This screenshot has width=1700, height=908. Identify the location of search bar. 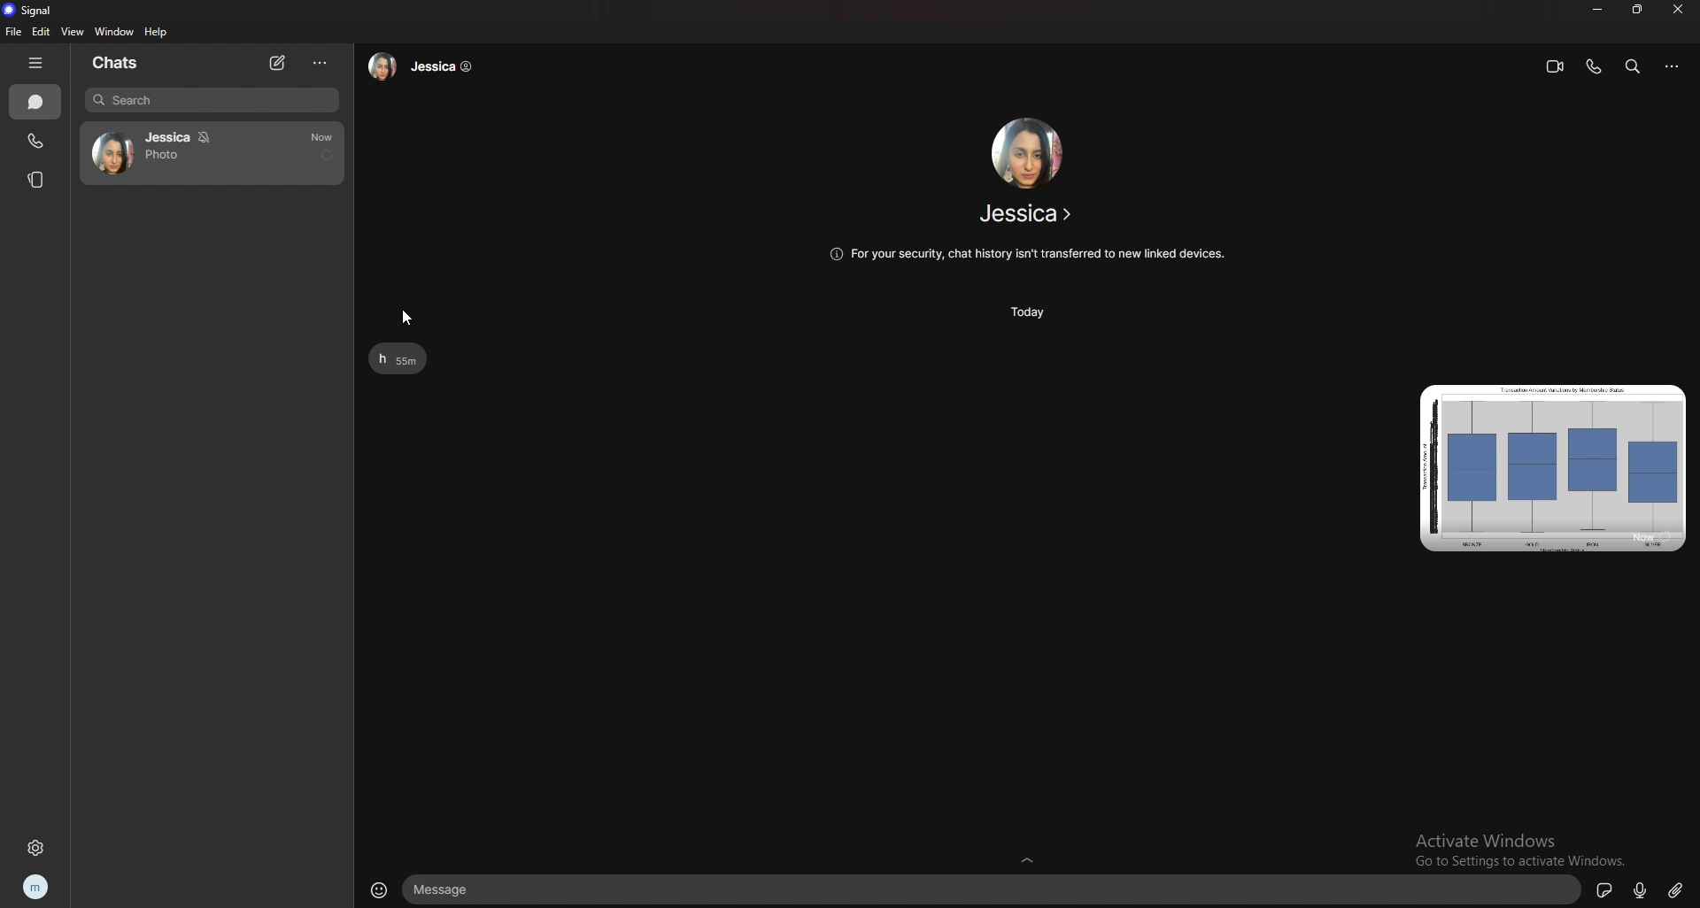
(1634, 66).